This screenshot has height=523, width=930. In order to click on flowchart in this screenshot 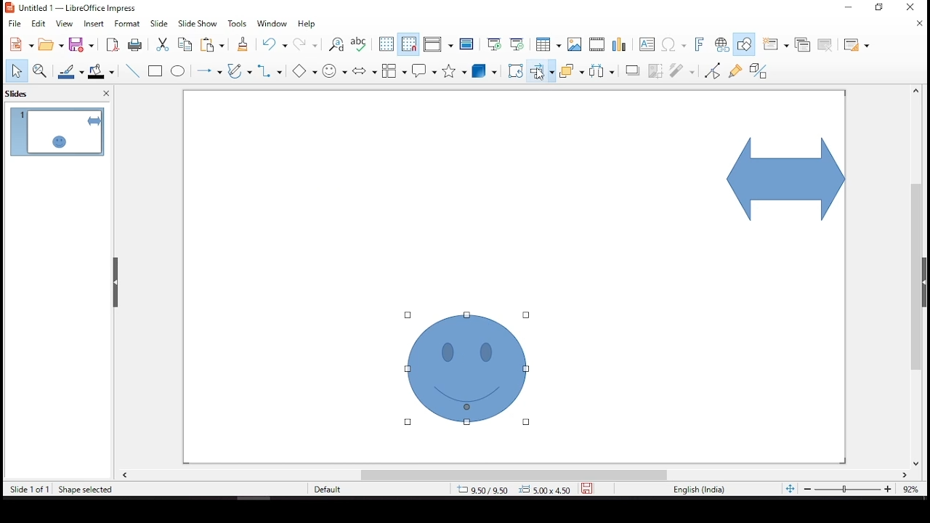, I will do `click(393, 68)`.